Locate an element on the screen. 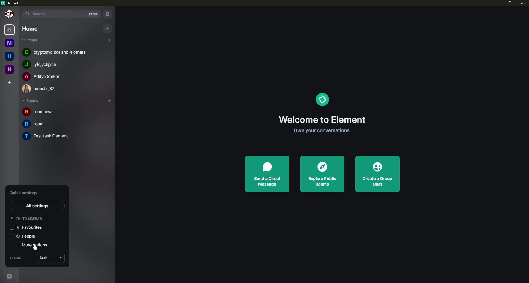 The width and height of the screenshot is (529, 283). favorites is located at coordinates (31, 227).